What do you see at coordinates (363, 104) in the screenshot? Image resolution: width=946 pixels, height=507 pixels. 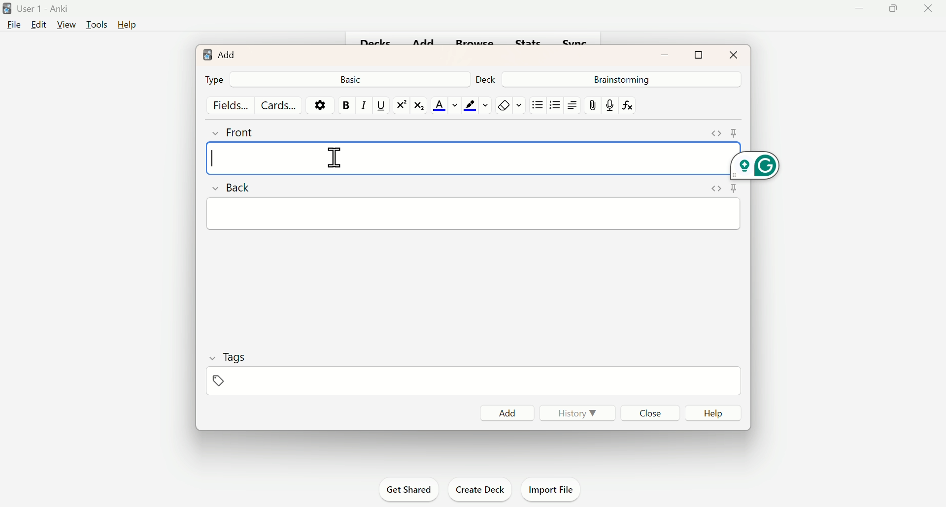 I see `Italiac` at bounding box center [363, 104].